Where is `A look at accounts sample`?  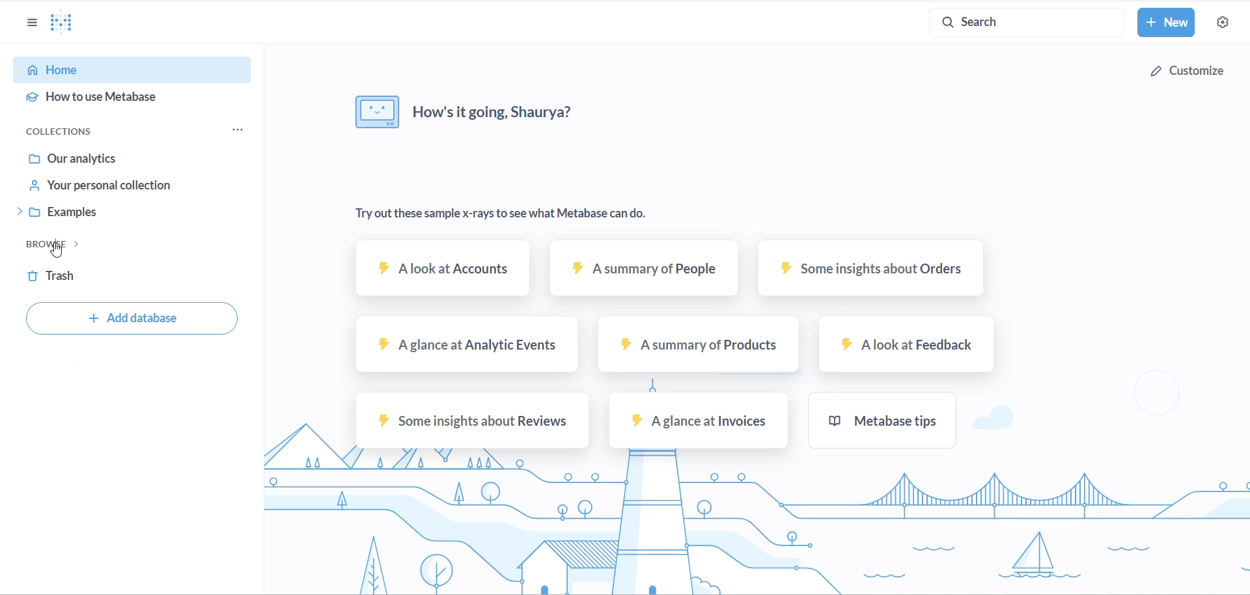
A look at accounts sample is located at coordinates (442, 272).